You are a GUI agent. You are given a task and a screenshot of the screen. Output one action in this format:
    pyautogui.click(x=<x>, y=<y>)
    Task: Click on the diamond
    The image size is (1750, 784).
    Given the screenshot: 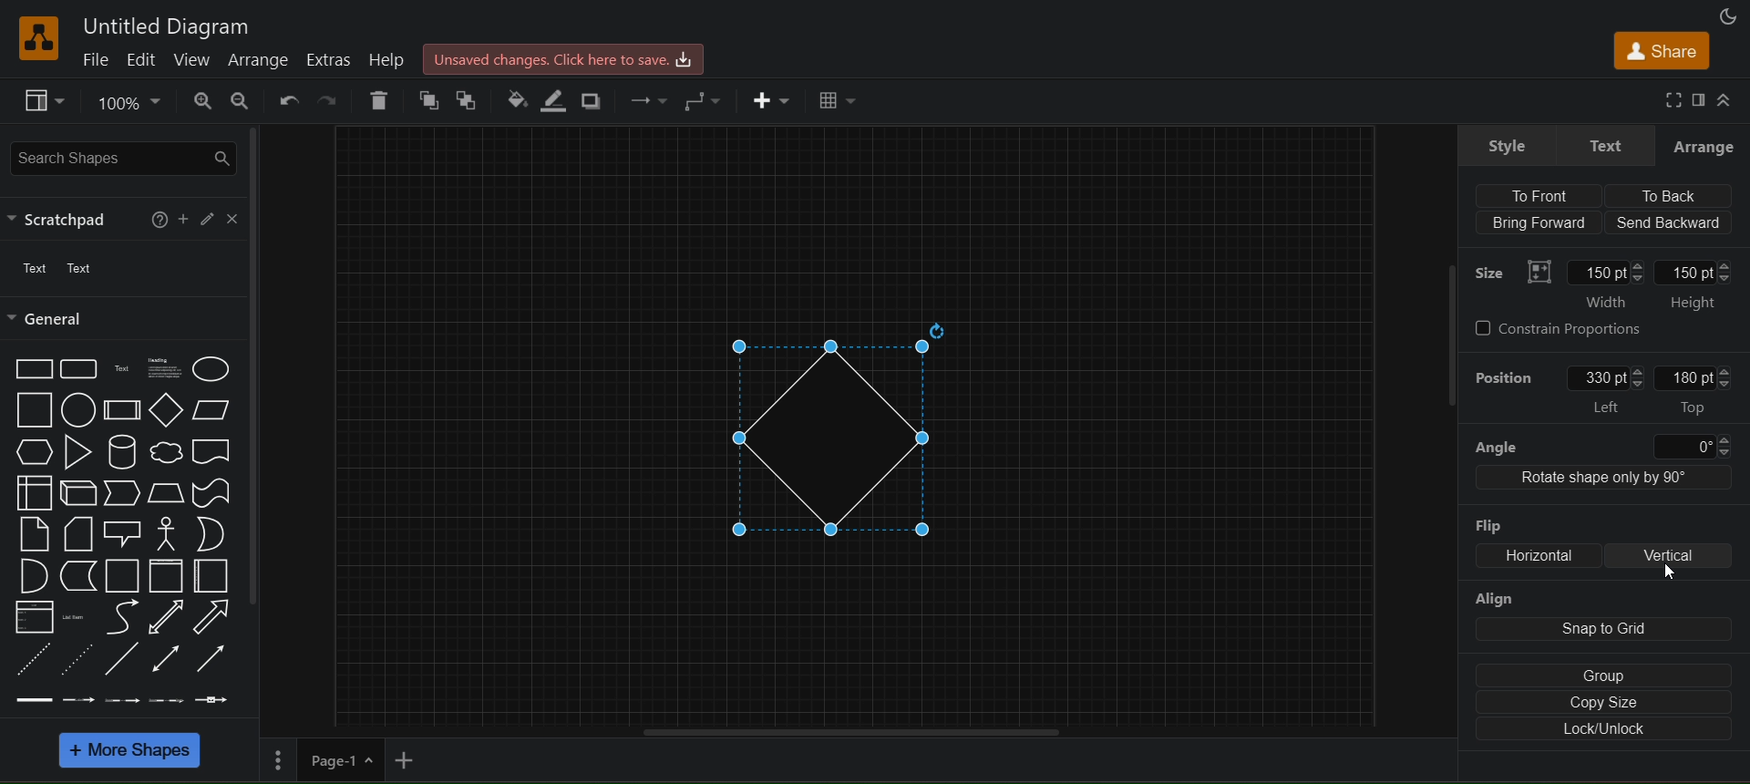 What is the action you would take?
    pyautogui.click(x=849, y=431)
    